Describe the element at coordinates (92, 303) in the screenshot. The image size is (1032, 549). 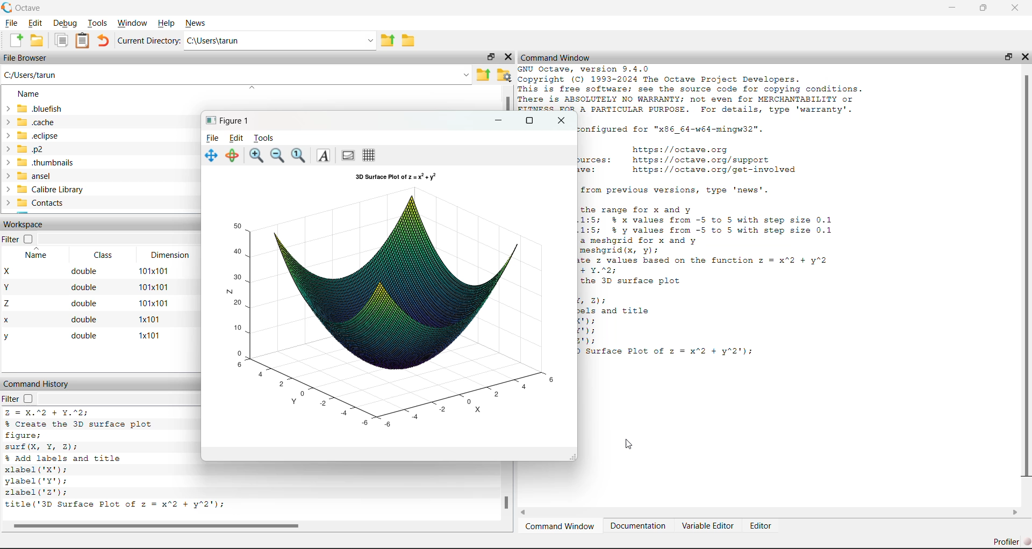
I see `Z double 101x101` at that location.